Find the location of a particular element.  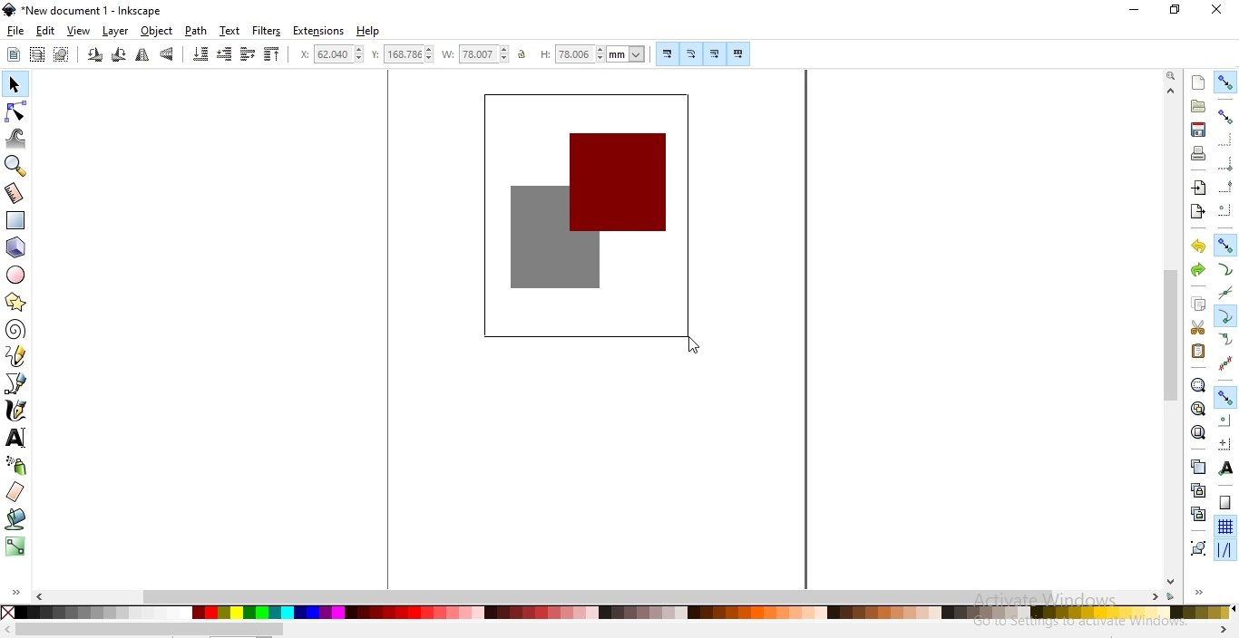

tweak objects by sculpting or painting is located at coordinates (18, 139).